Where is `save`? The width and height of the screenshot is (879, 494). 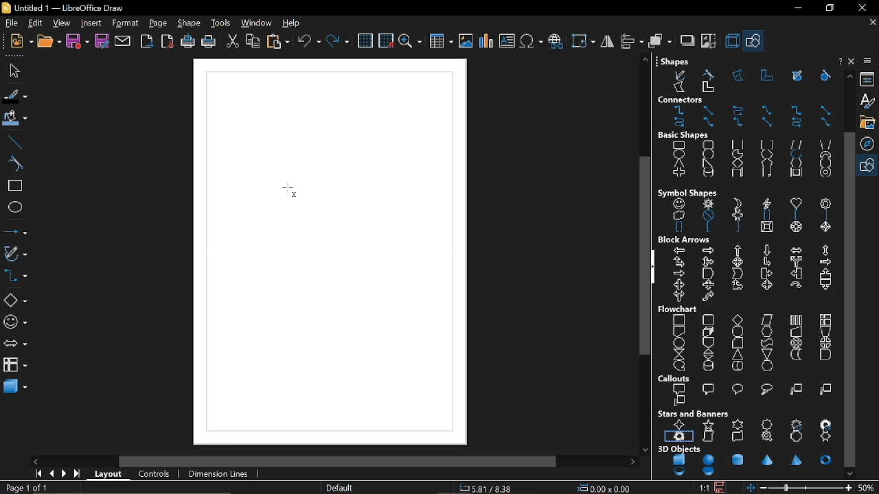 save is located at coordinates (78, 40).